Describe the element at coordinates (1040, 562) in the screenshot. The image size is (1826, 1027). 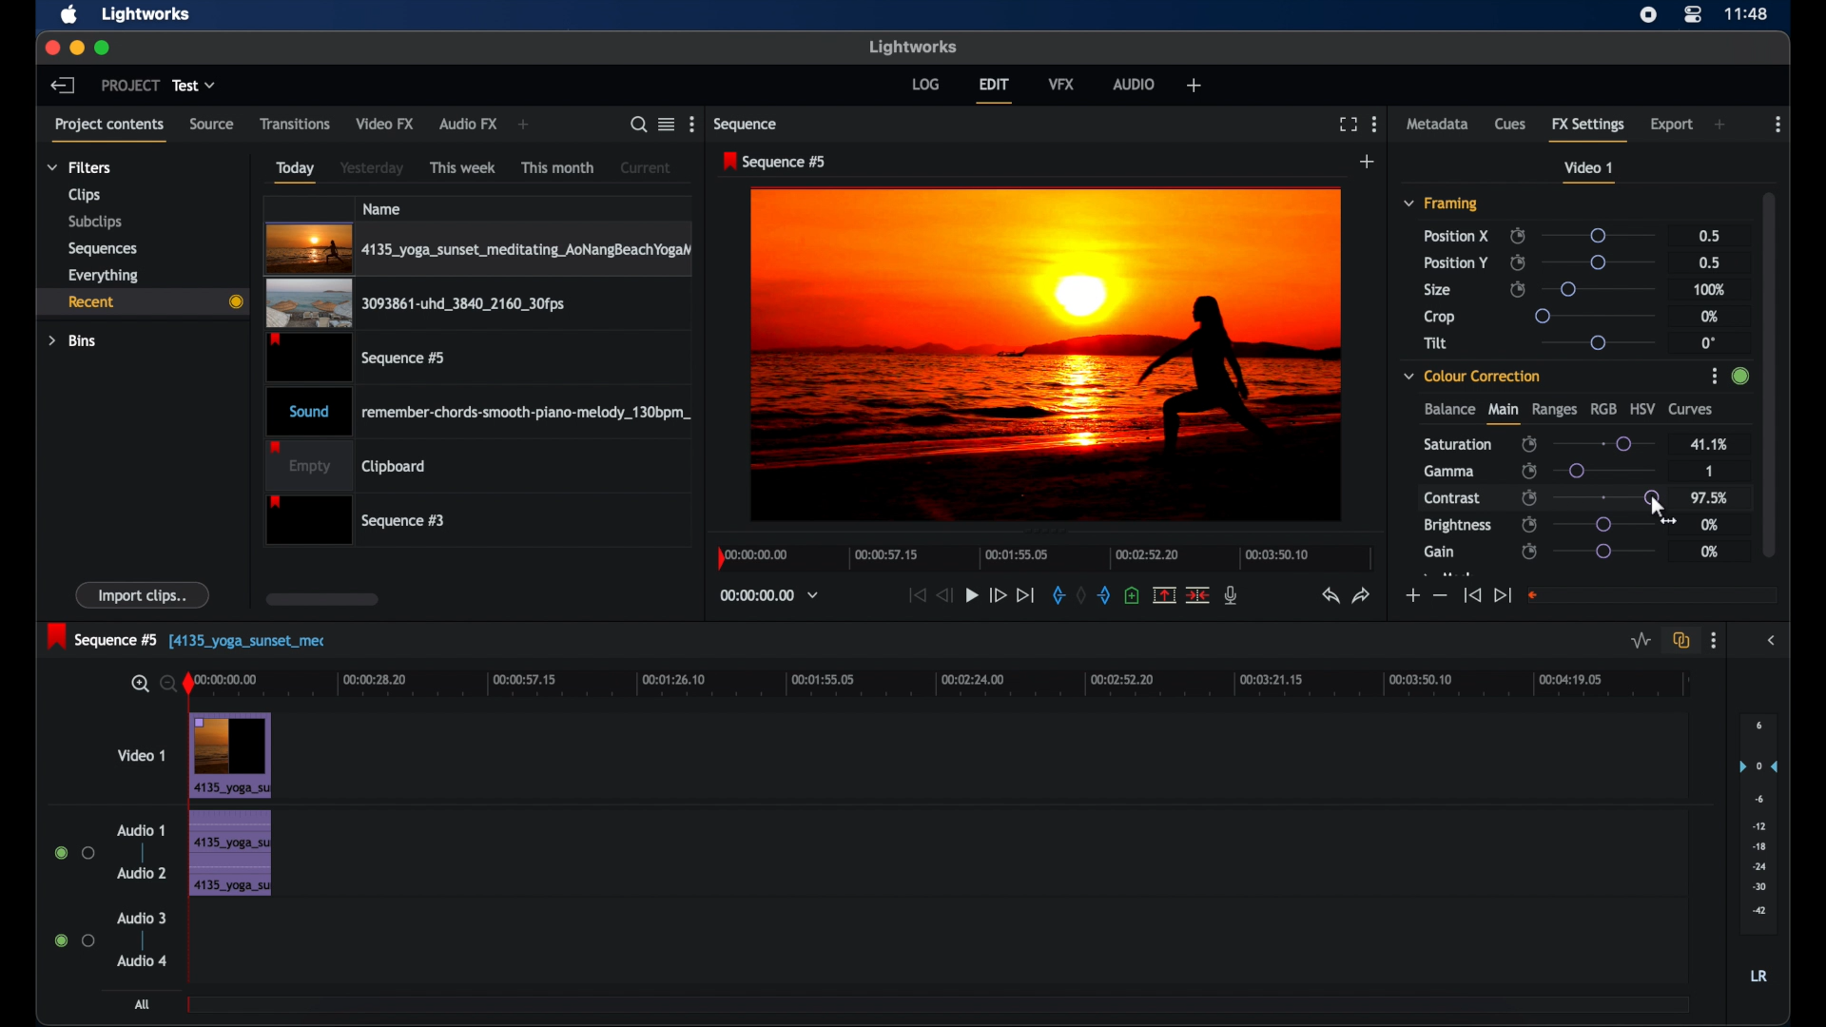
I see `timeline` at that location.